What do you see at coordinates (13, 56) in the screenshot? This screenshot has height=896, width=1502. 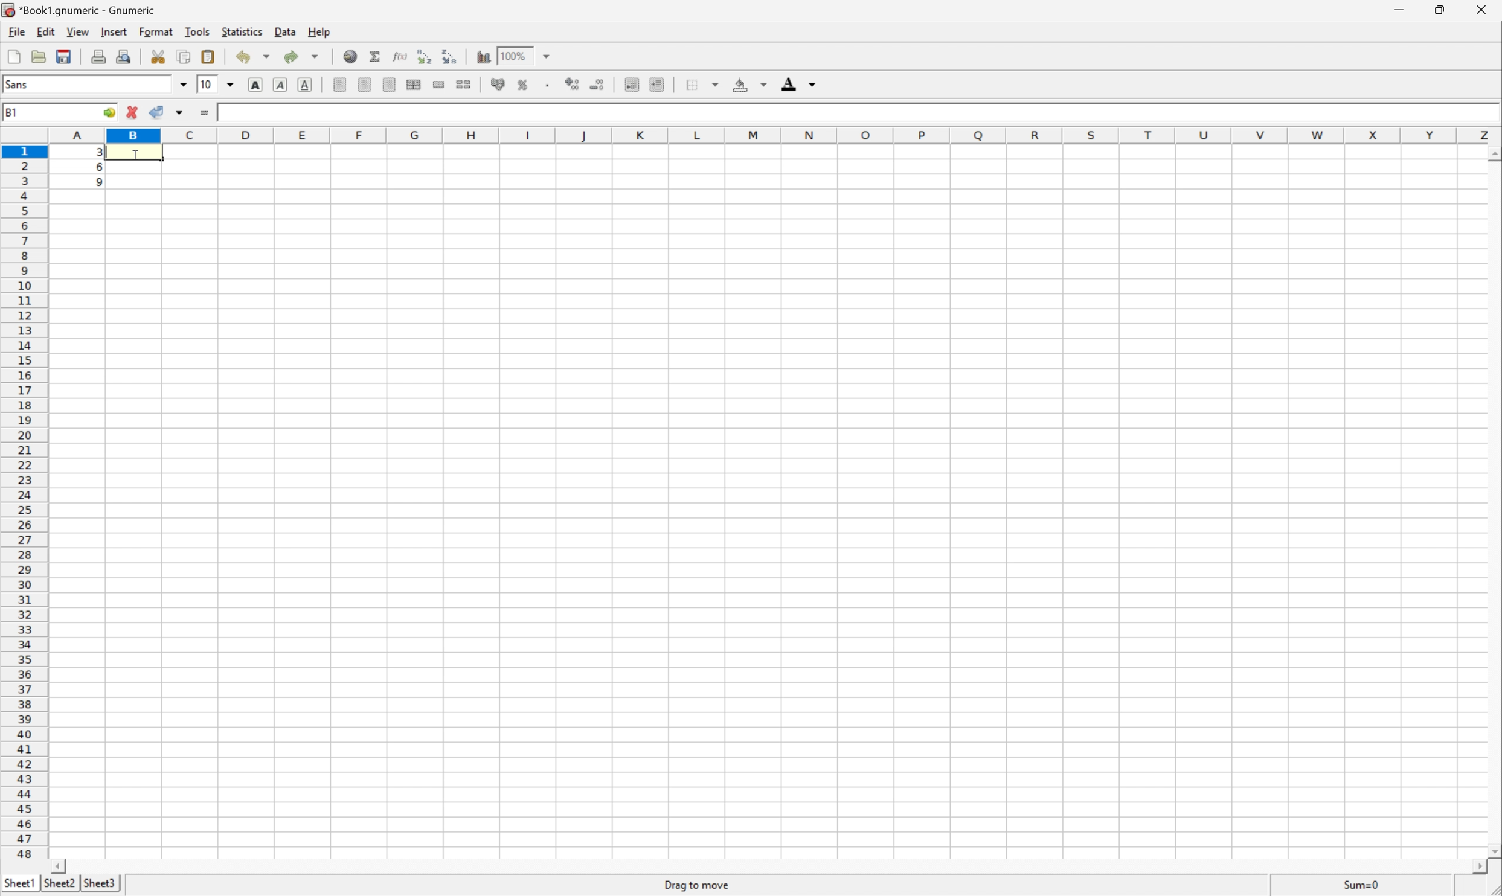 I see `Create a new workbook` at bounding box center [13, 56].